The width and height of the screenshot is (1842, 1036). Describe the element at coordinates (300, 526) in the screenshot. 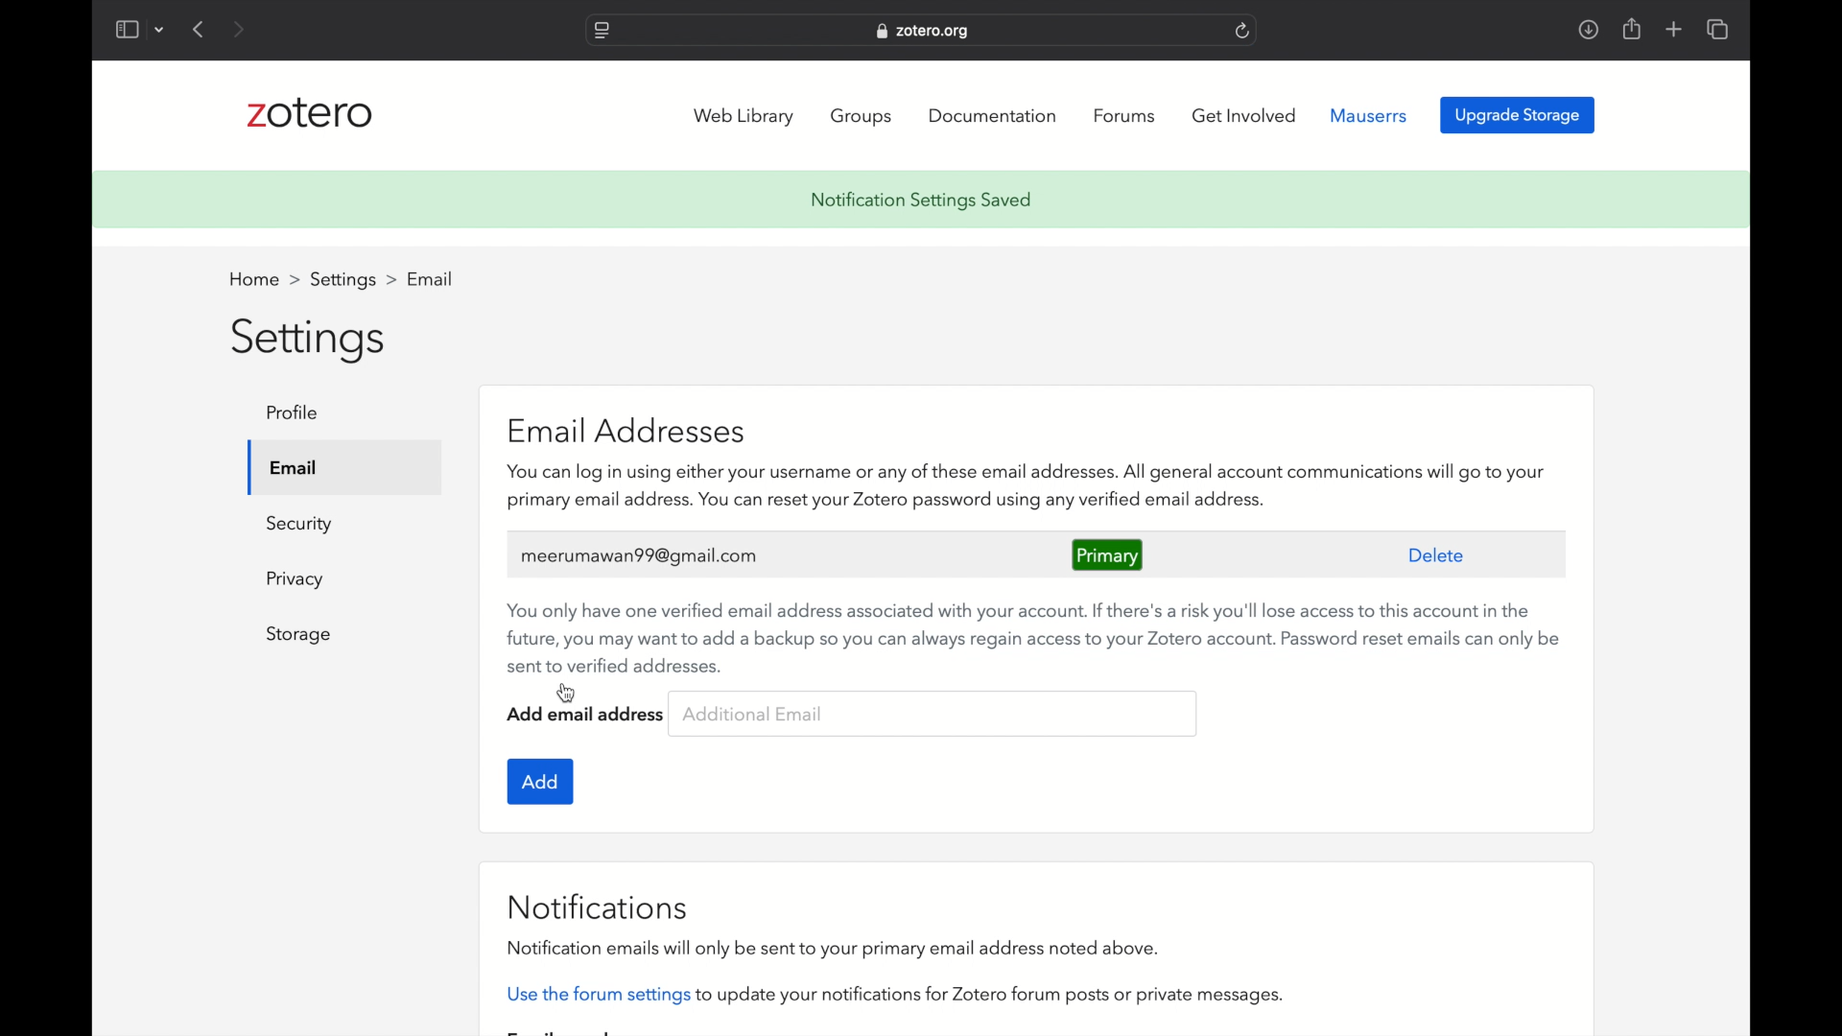

I see `security` at that location.